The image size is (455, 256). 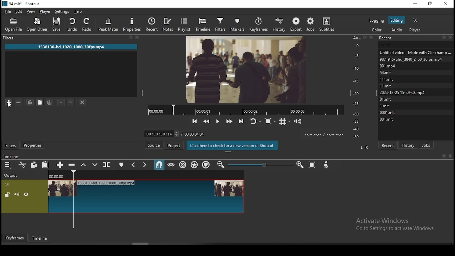 What do you see at coordinates (78, 11) in the screenshot?
I see `help` at bounding box center [78, 11].